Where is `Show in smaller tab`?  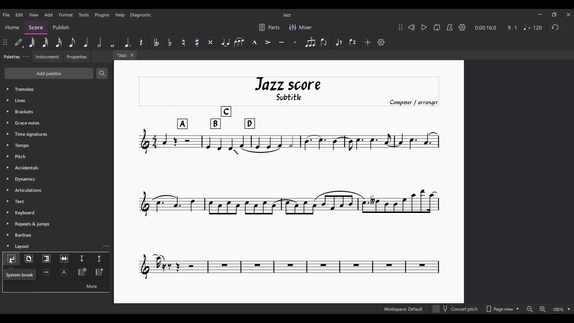 Show in smaller tab is located at coordinates (554, 15).